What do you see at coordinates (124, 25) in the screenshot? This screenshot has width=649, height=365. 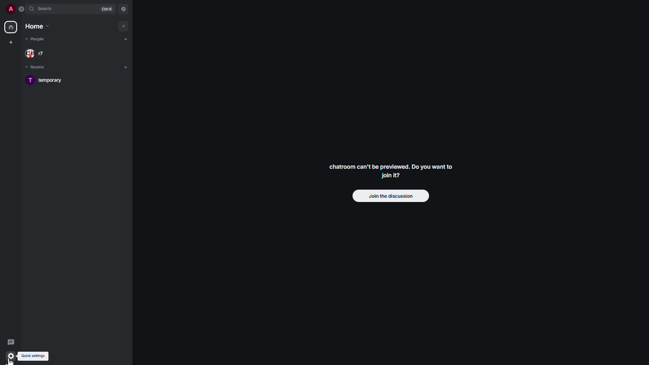 I see `add` at bounding box center [124, 25].